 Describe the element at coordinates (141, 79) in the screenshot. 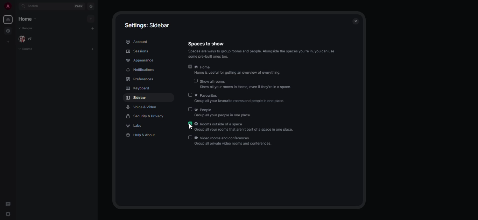

I see `preferences` at that location.